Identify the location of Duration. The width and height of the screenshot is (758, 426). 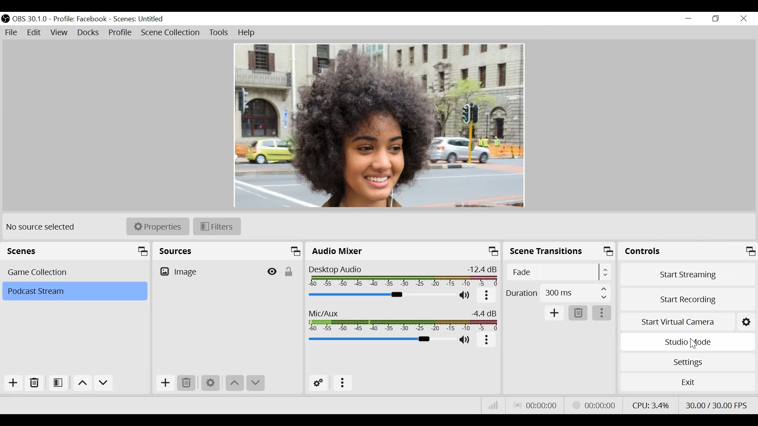
(559, 292).